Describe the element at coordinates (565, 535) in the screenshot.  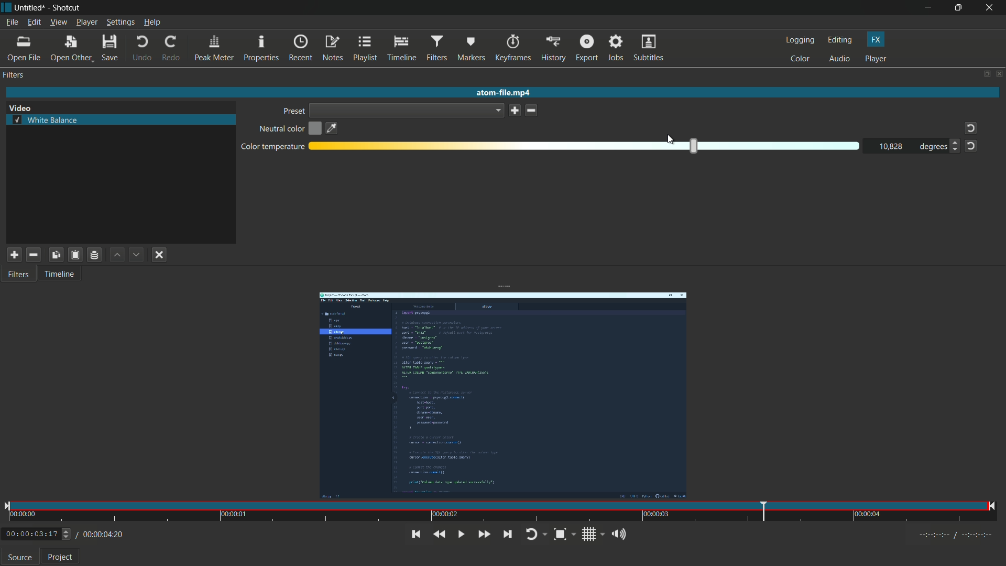
I see `toggle zoom` at that location.